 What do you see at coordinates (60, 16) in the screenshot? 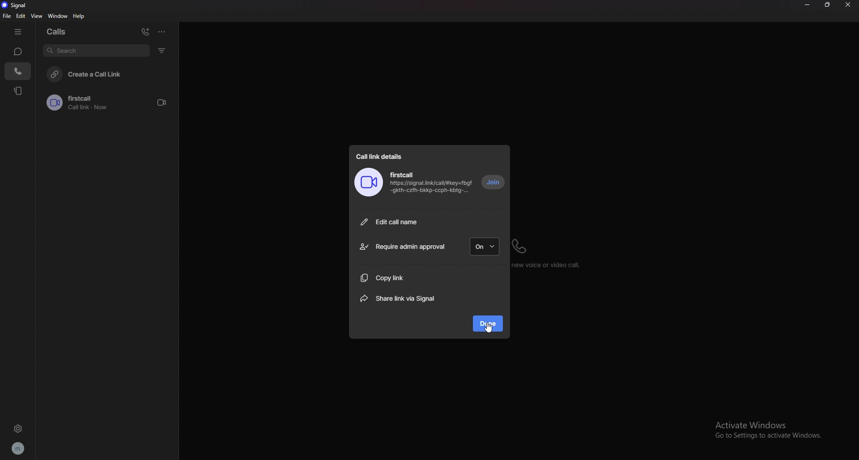
I see `window` at bounding box center [60, 16].